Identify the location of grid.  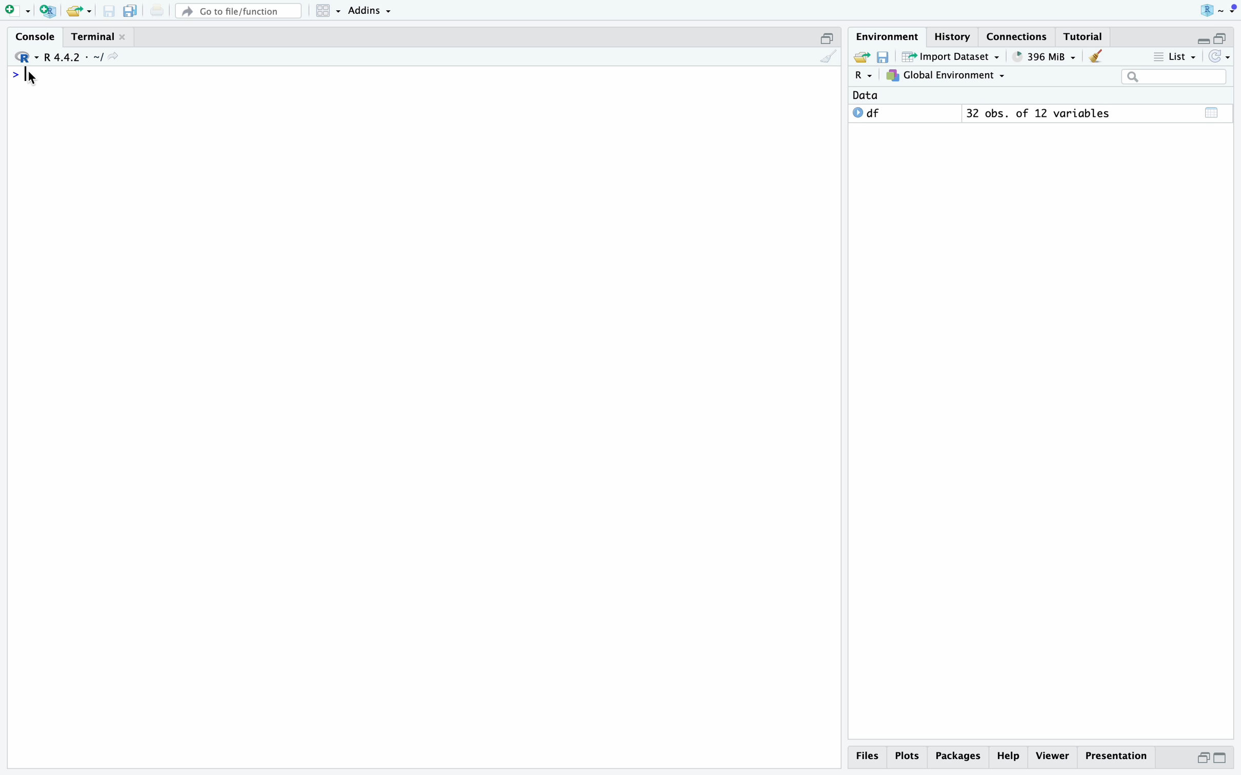
(329, 11).